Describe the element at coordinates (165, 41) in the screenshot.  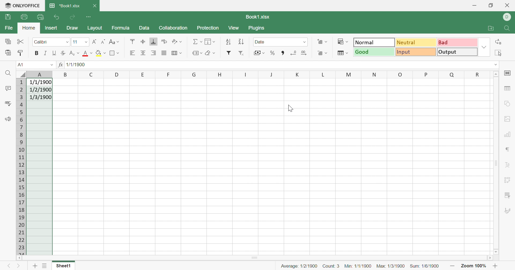
I see `Wrap text` at that location.